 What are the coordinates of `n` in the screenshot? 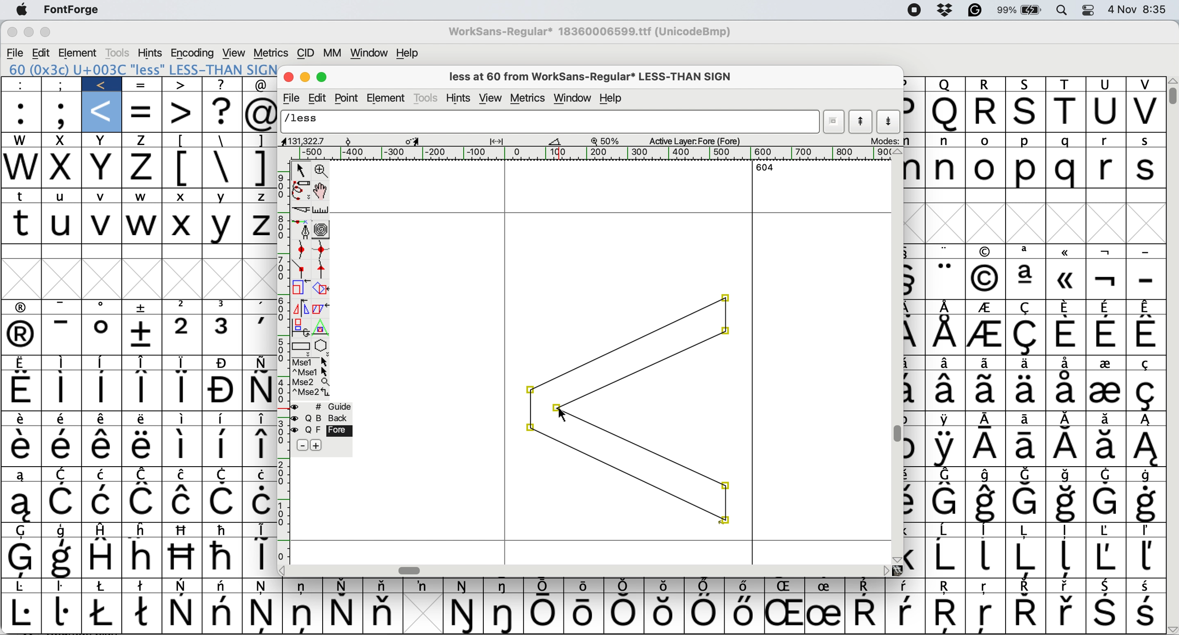 It's located at (946, 141).